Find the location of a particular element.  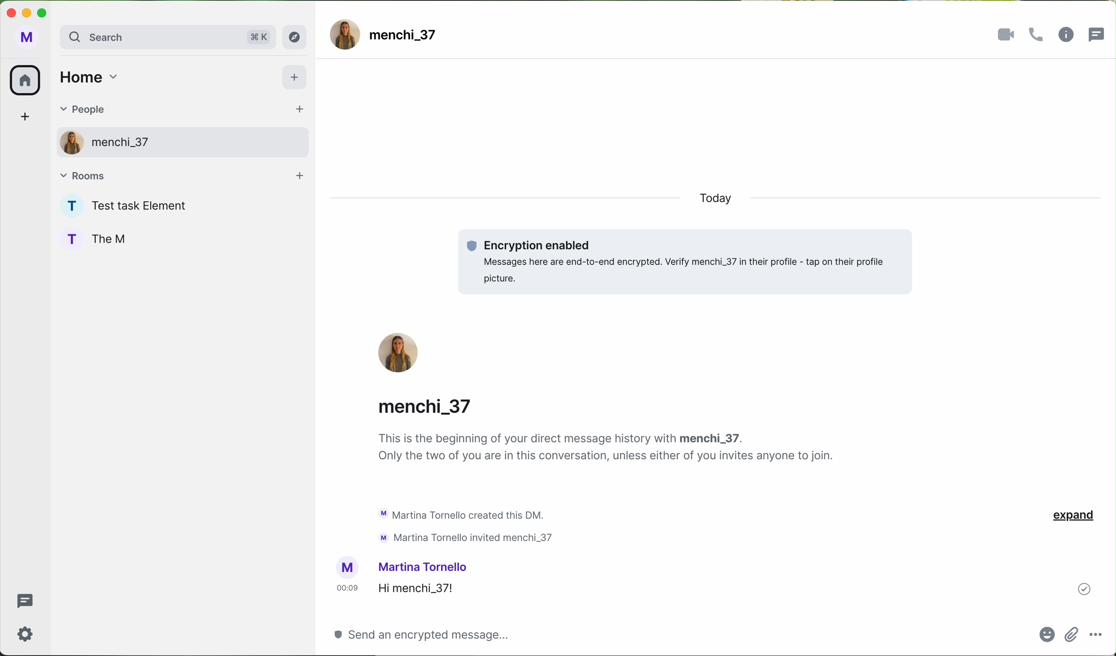

expand is located at coordinates (1073, 516).